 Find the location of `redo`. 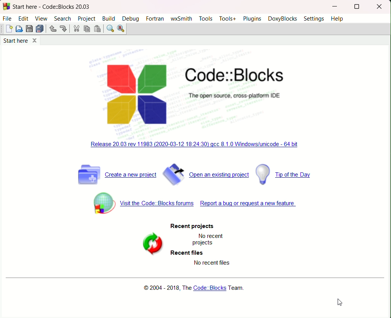

redo is located at coordinates (64, 29).